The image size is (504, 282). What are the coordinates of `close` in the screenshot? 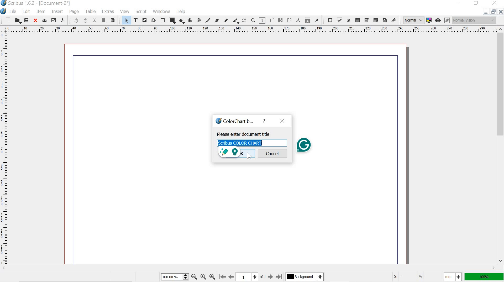 It's located at (494, 3).